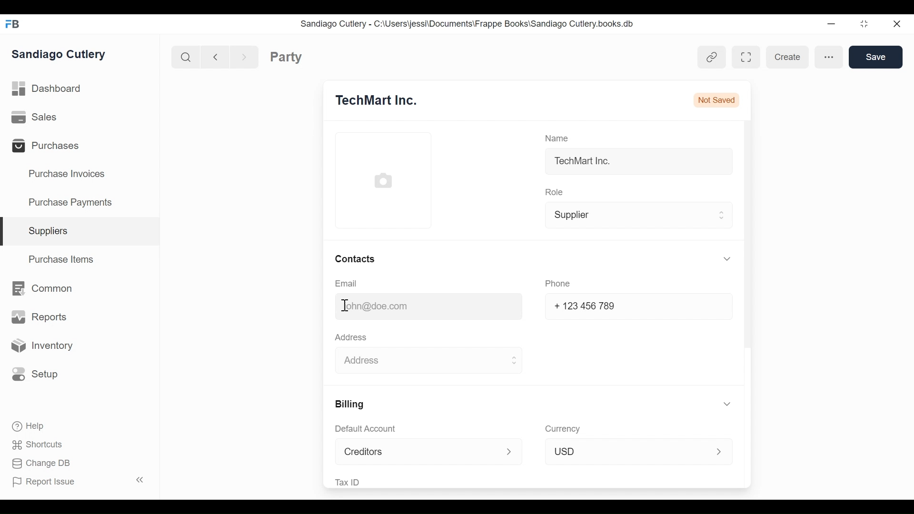  I want to click on expand, so click(141, 478).